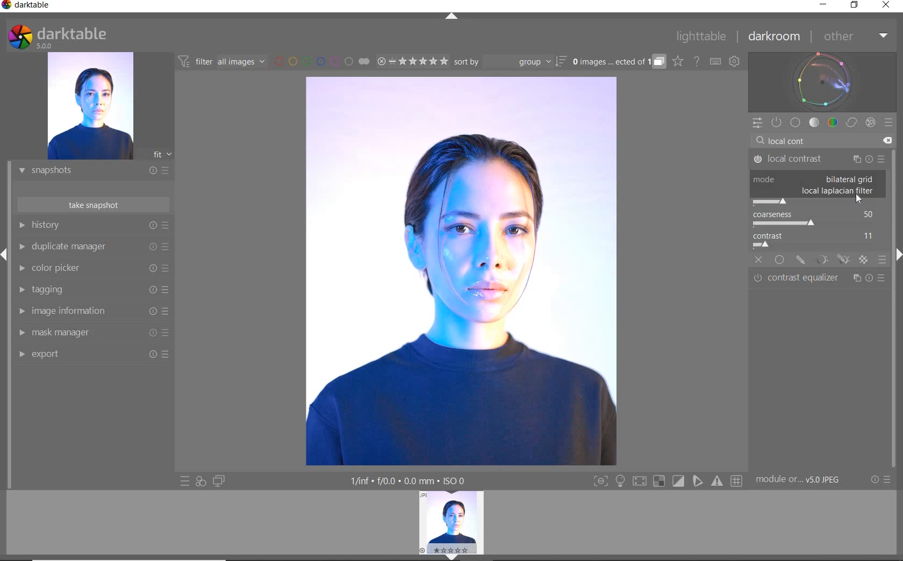  What do you see at coordinates (90, 314) in the screenshot?
I see `IMAGE INFORMATION` at bounding box center [90, 314].